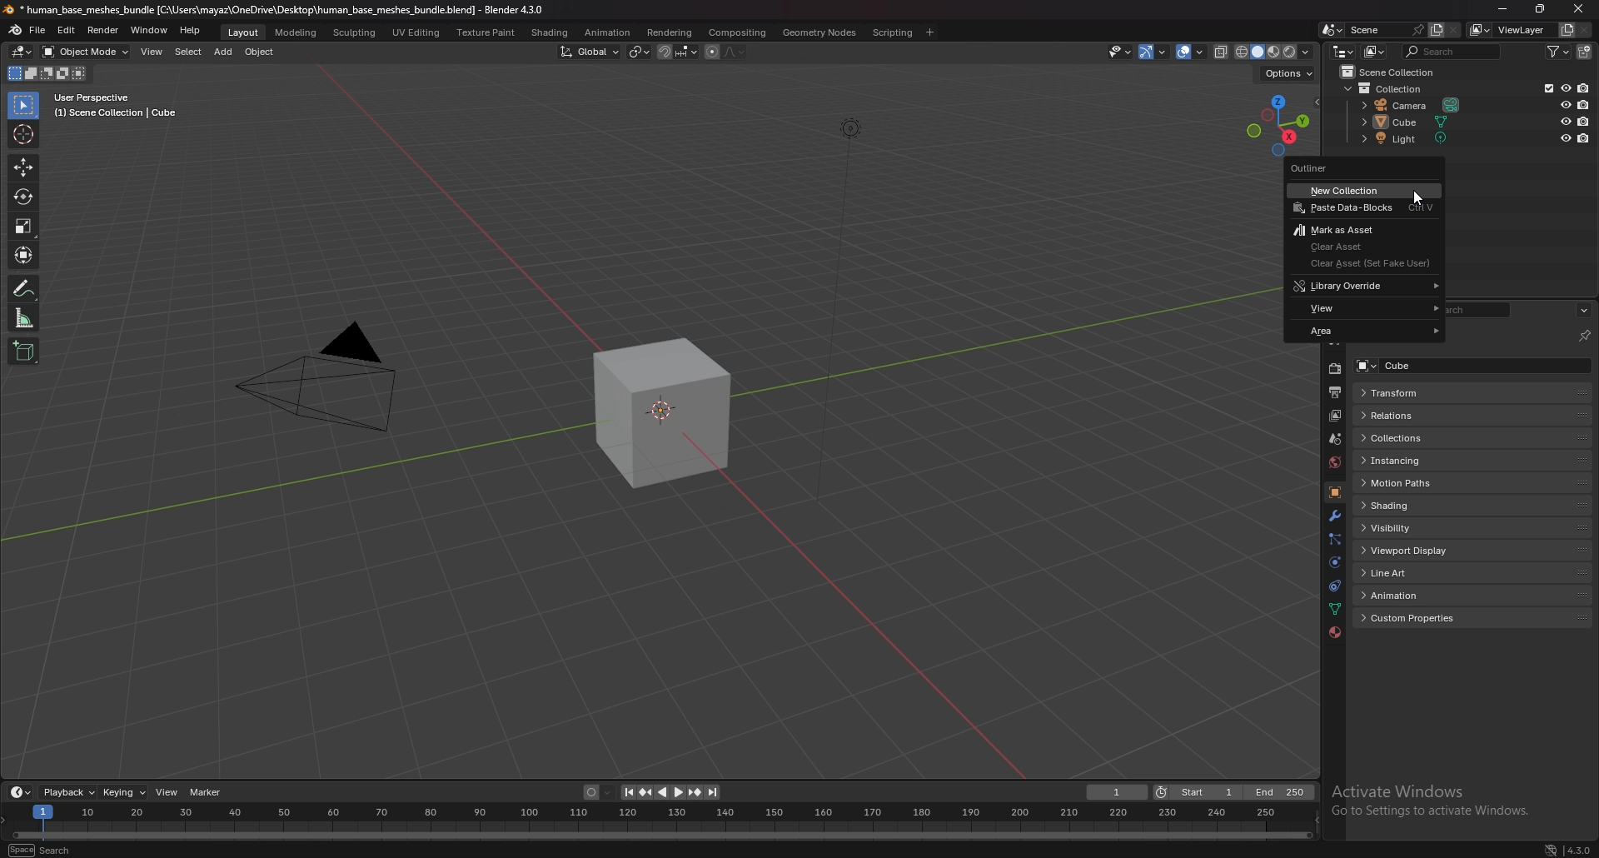 The image size is (1599, 858). What do you see at coordinates (1335, 540) in the screenshot?
I see `particles` at bounding box center [1335, 540].